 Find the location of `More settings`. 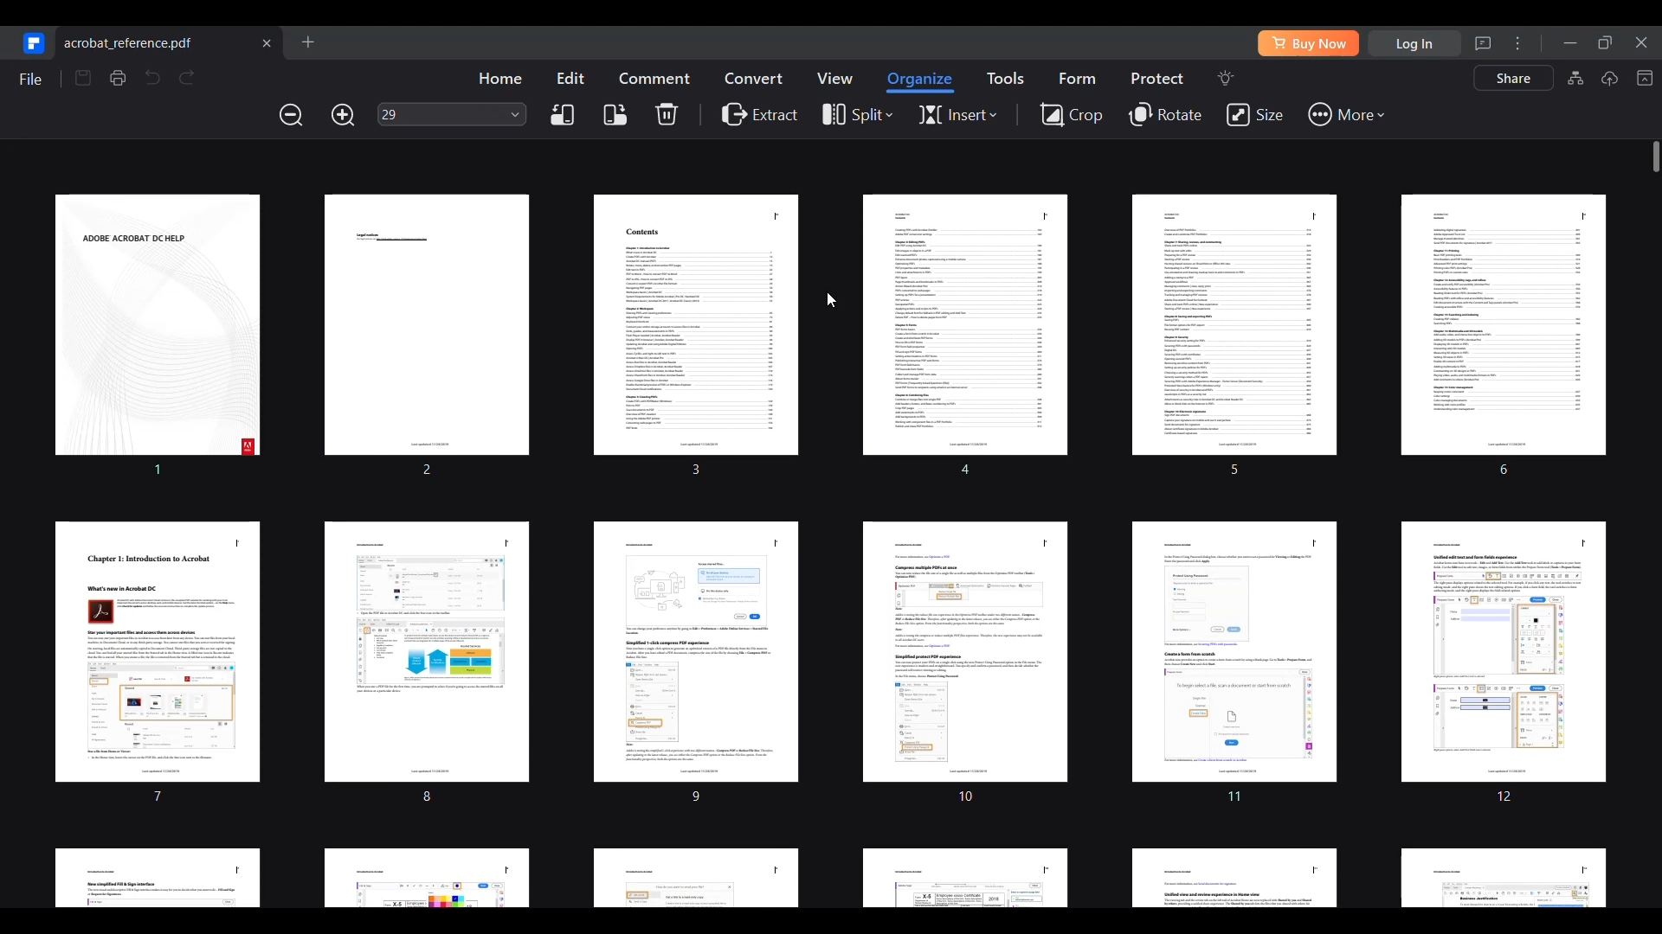

More settings is located at coordinates (1517, 42).